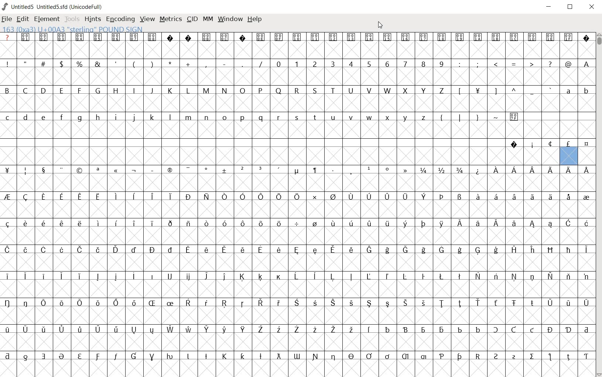  I want to click on ., so click(242, 63).